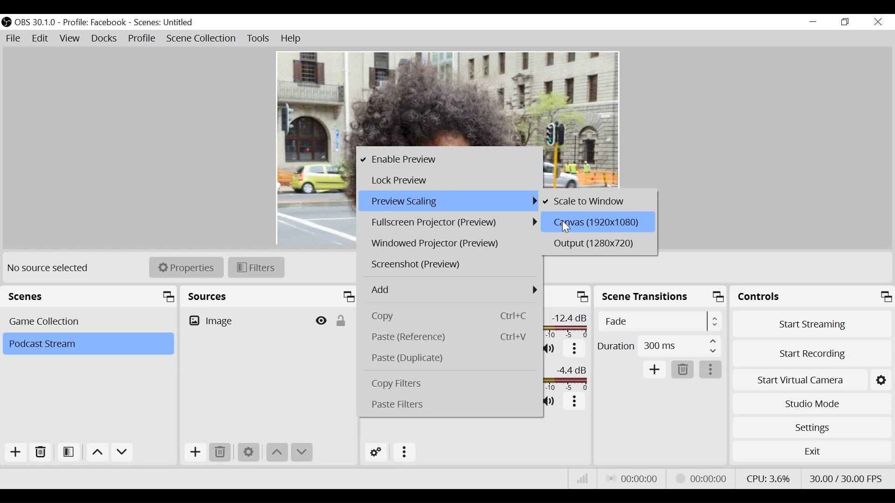  I want to click on Preview Scaling, so click(450, 201).